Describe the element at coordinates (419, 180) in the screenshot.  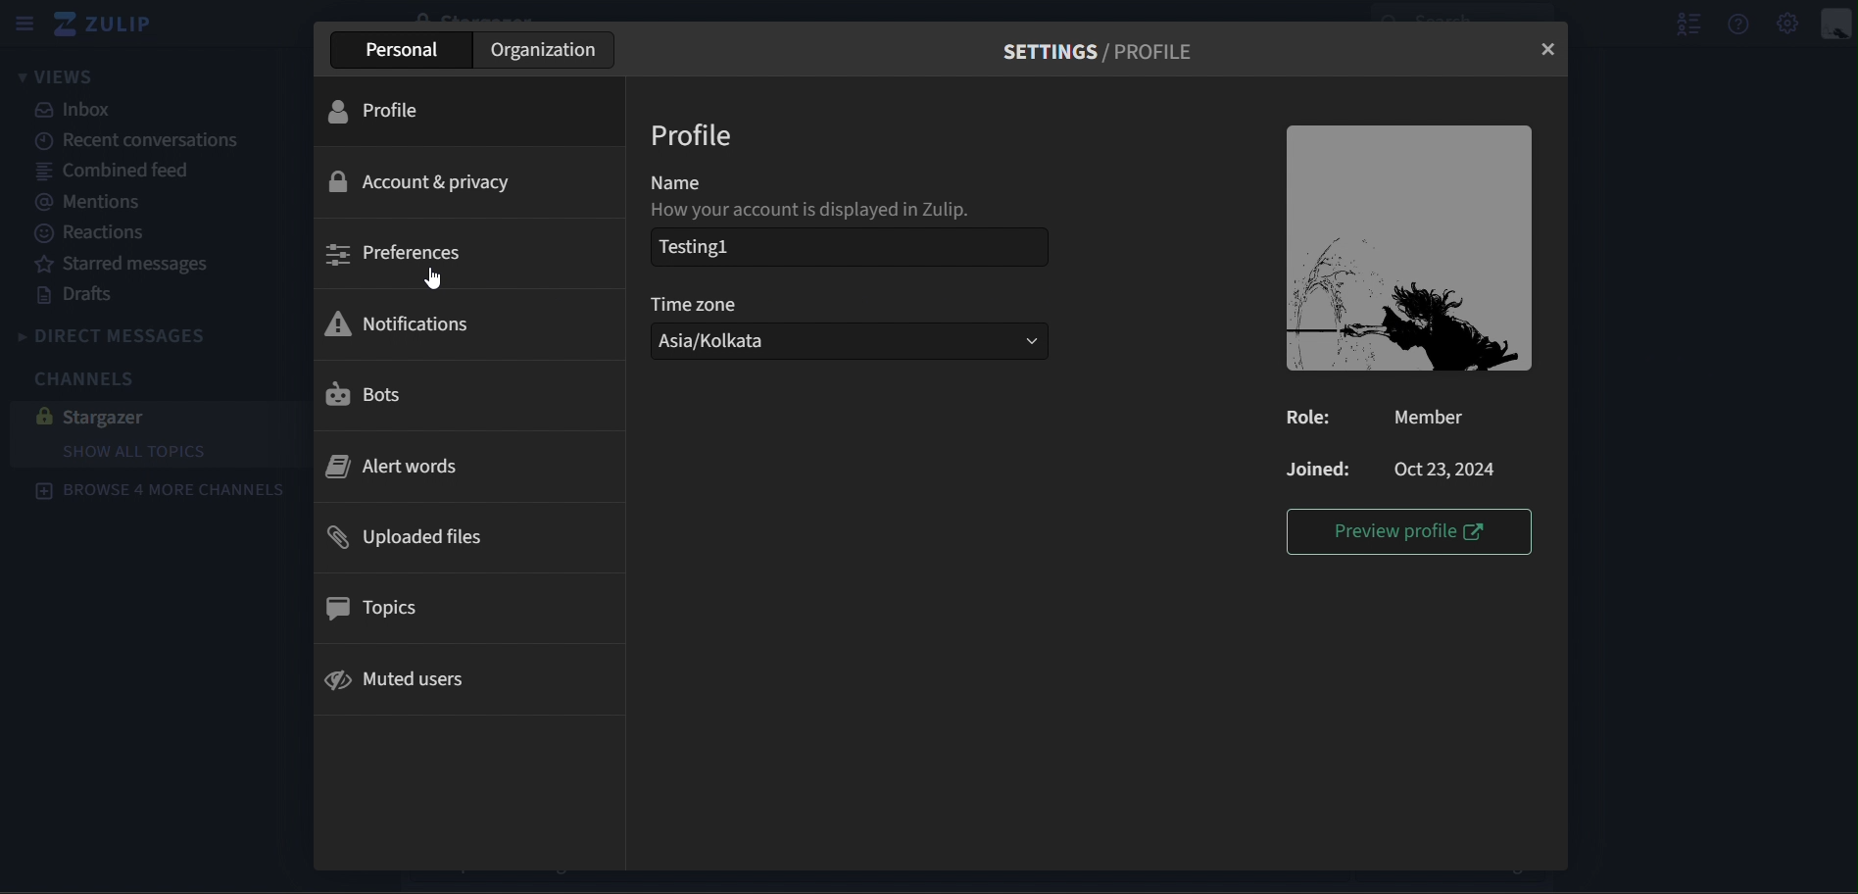
I see `account & privacy` at that location.